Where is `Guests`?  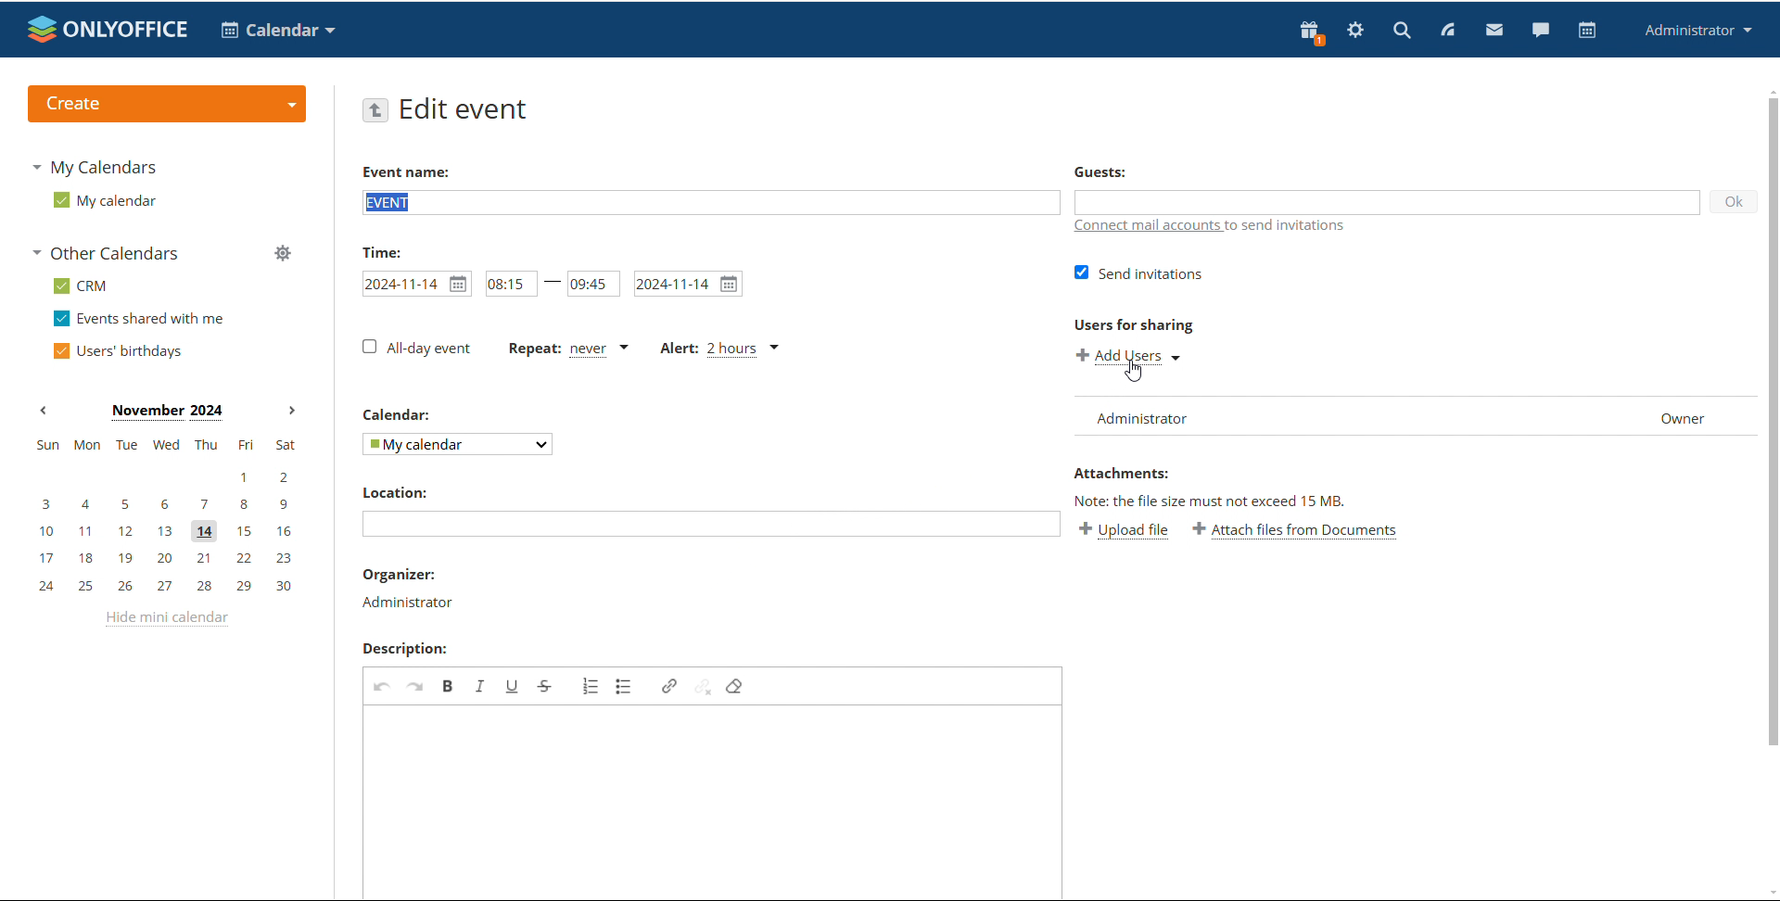 Guests is located at coordinates (1103, 171).